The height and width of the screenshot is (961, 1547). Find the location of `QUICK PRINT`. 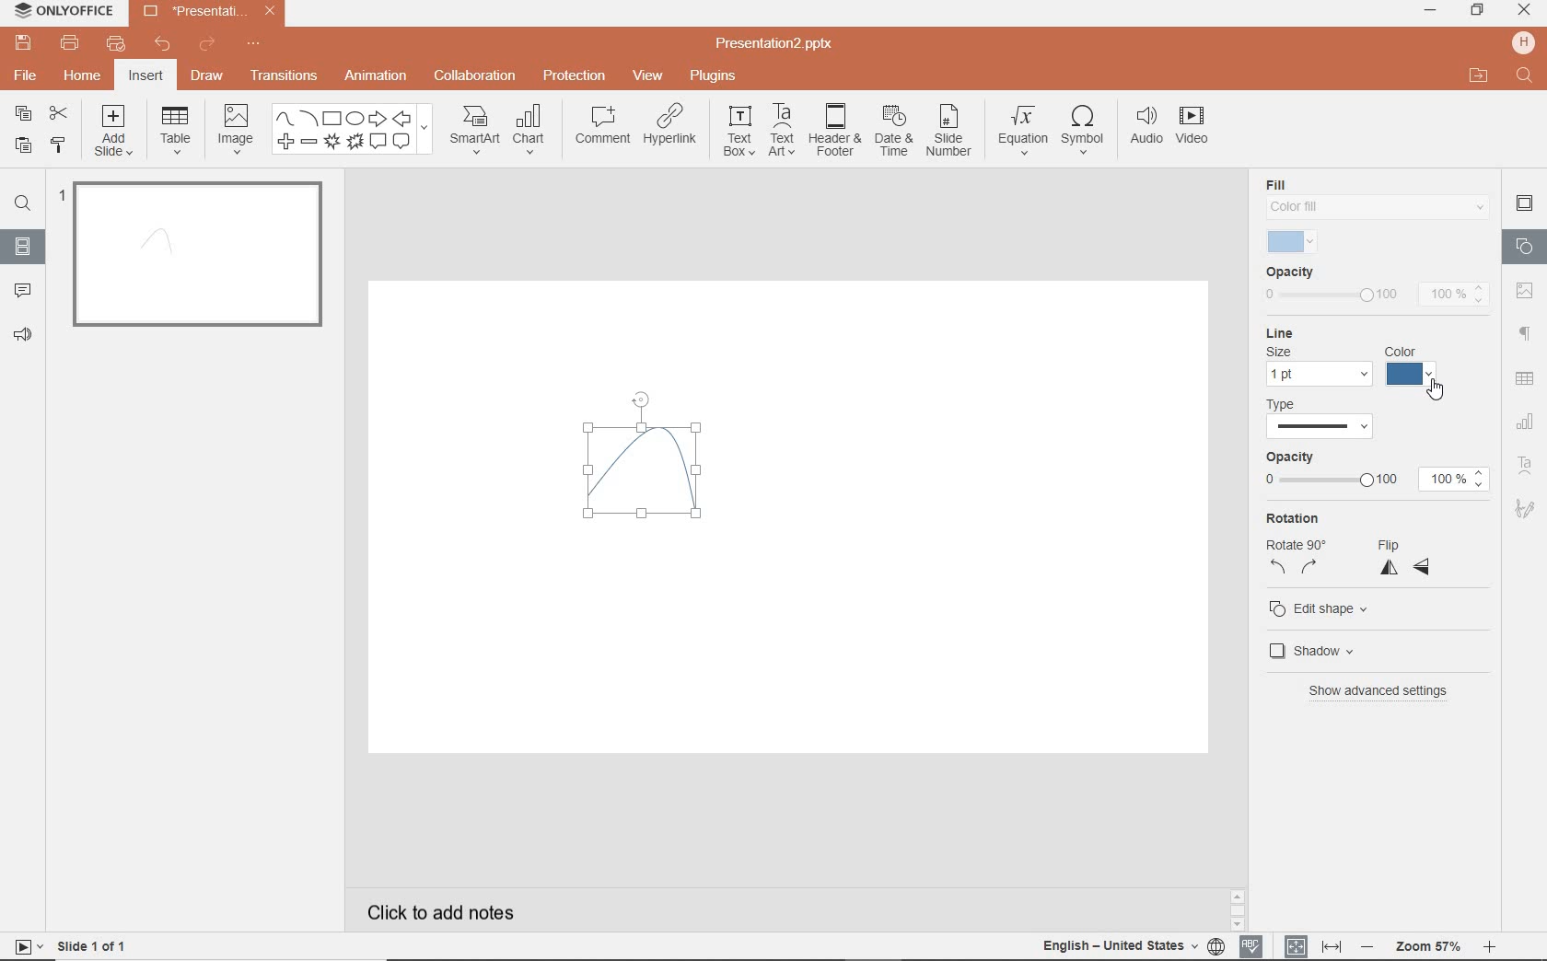

QUICK PRINT is located at coordinates (114, 44).